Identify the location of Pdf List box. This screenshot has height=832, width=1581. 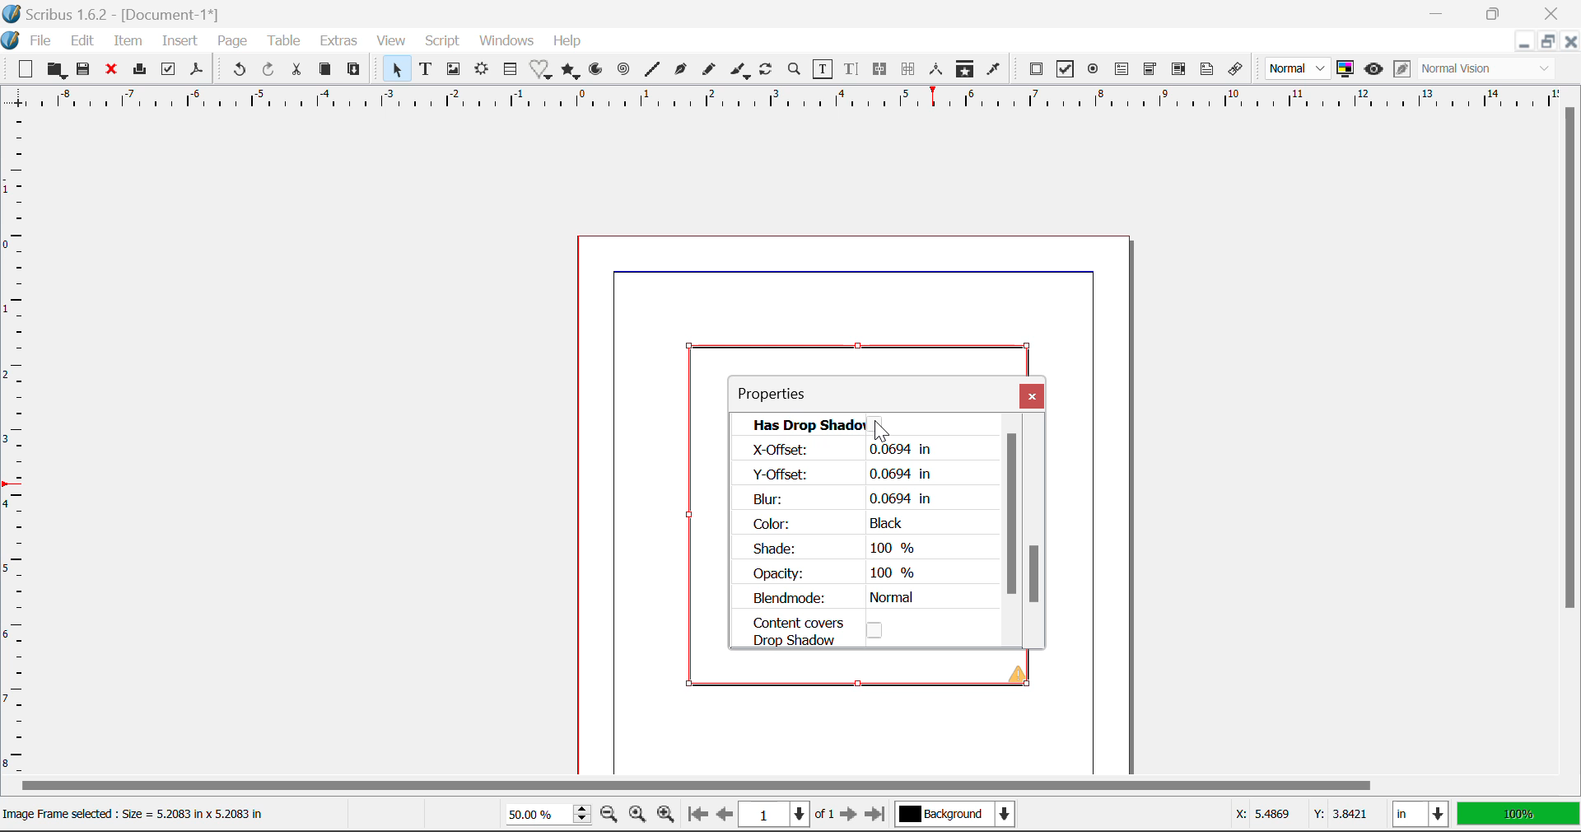
(1178, 72).